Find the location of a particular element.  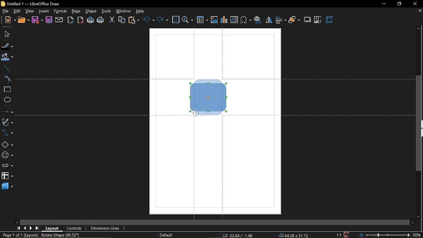

-22.64/-1.48 is located at coordinates (239, 235).